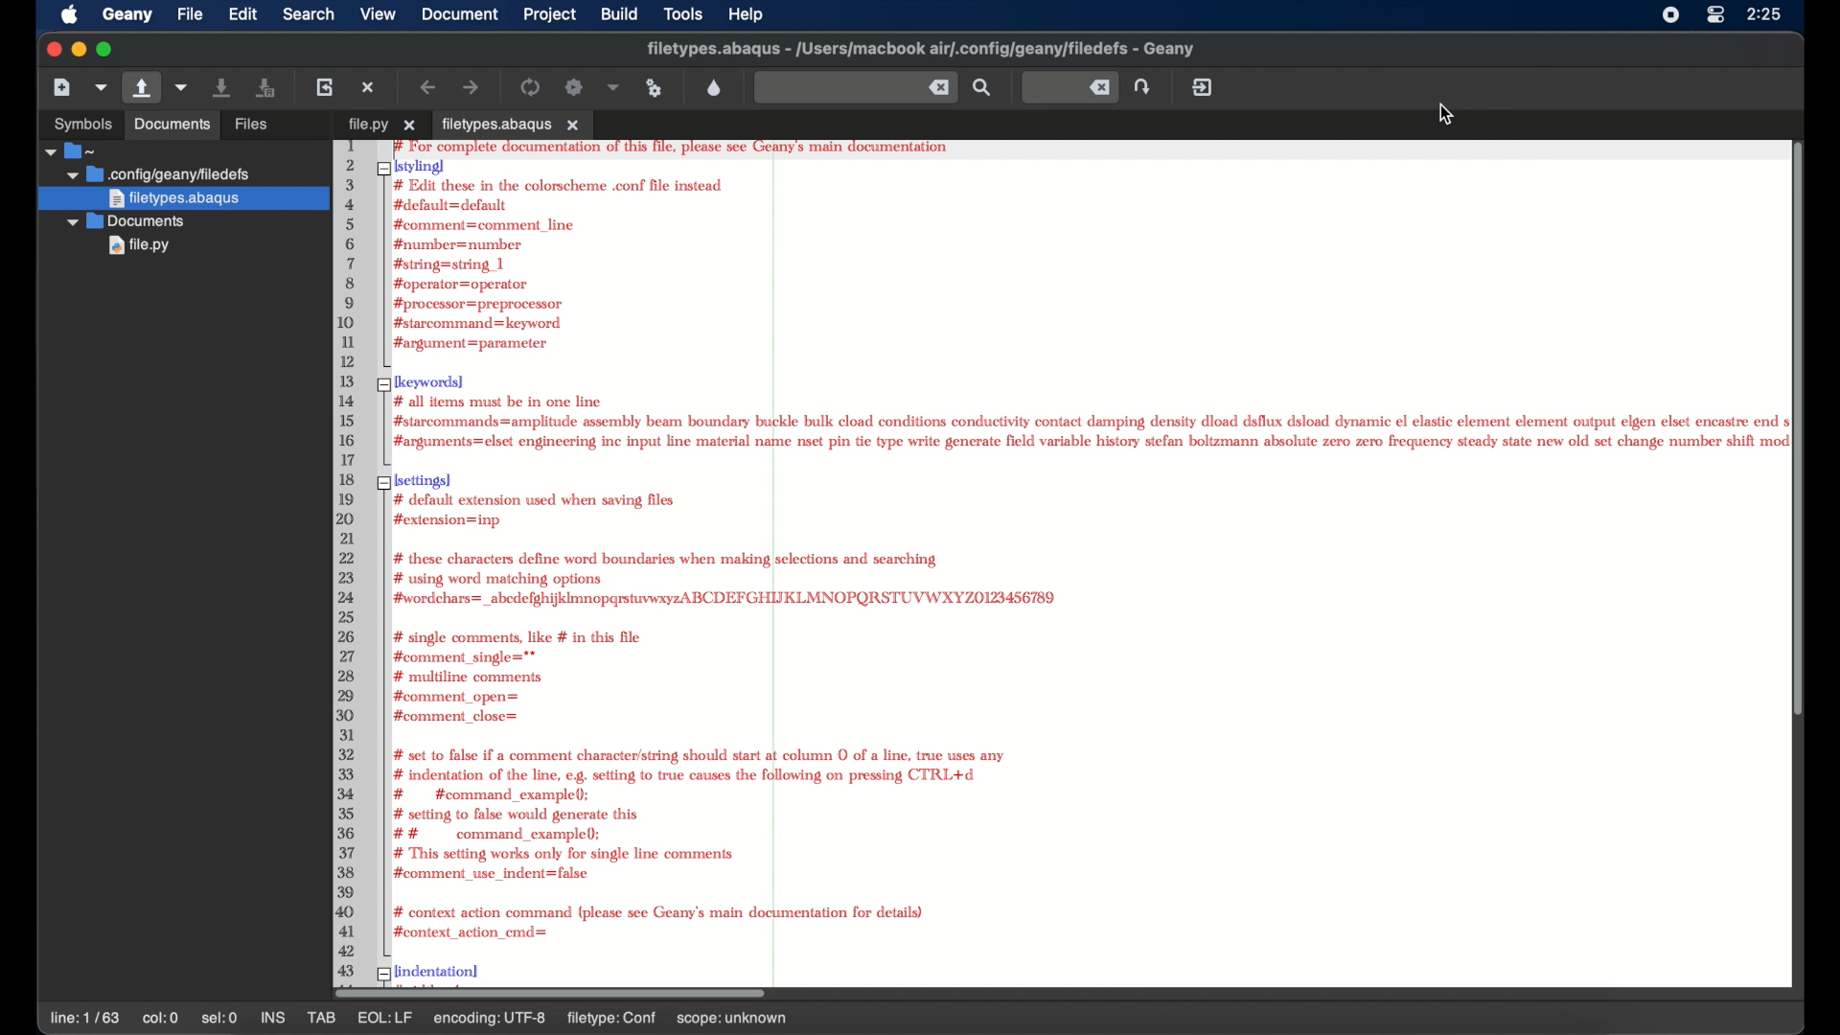 The width and height of the screenshot is (1840, 1035). I want to click on sel:0, so click(220, 1018).